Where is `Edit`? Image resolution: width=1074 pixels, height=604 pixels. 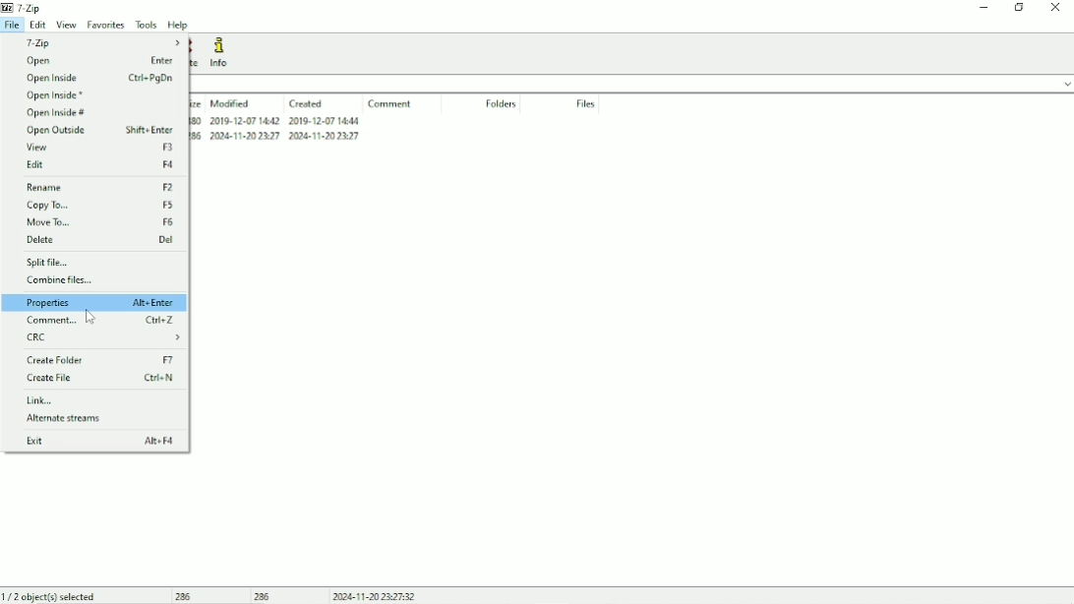
Edit is located at coordinates (101, 165).